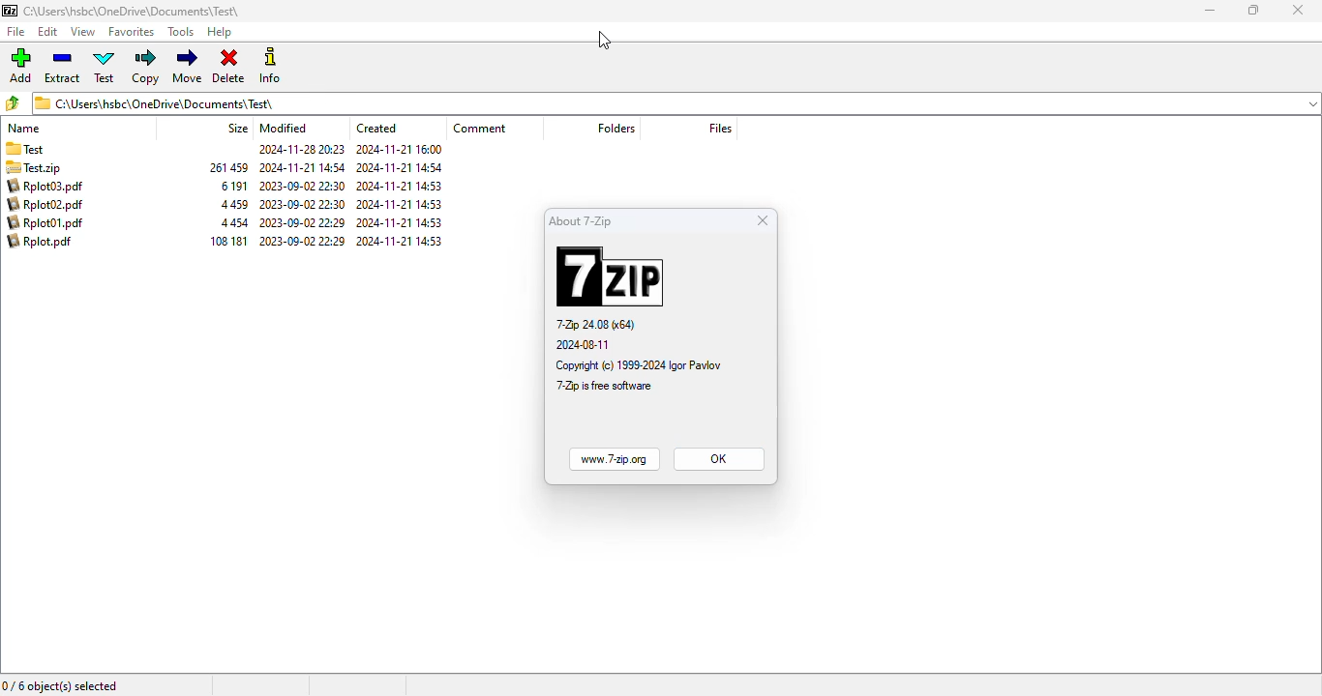  I want to click on 2023-09-02 22:30, so click(304, 204).